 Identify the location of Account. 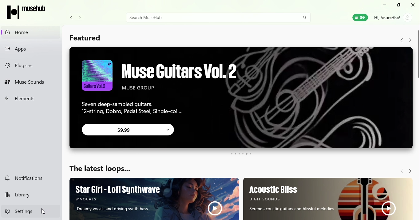
(393, 19).